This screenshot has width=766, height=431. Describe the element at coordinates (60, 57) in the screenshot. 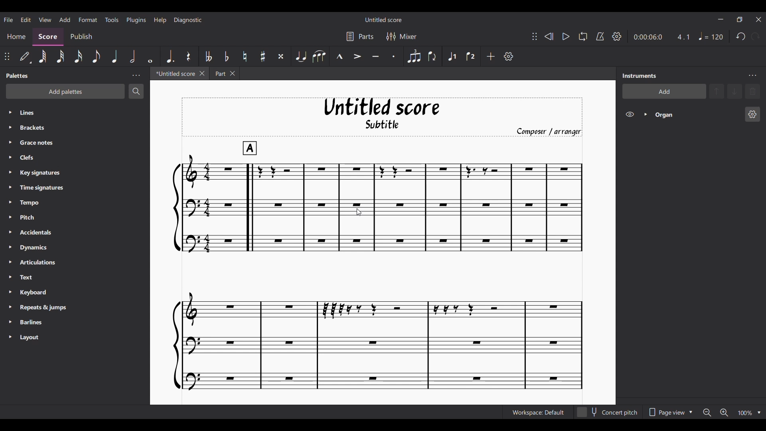

I see `32nd note` at that location.